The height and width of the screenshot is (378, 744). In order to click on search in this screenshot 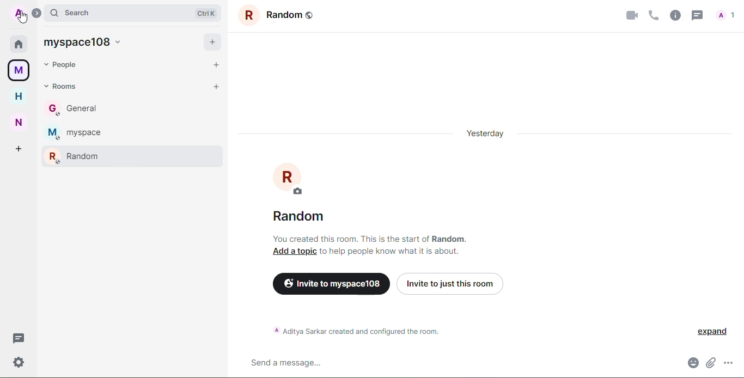, I will do `click(75, 12)`.